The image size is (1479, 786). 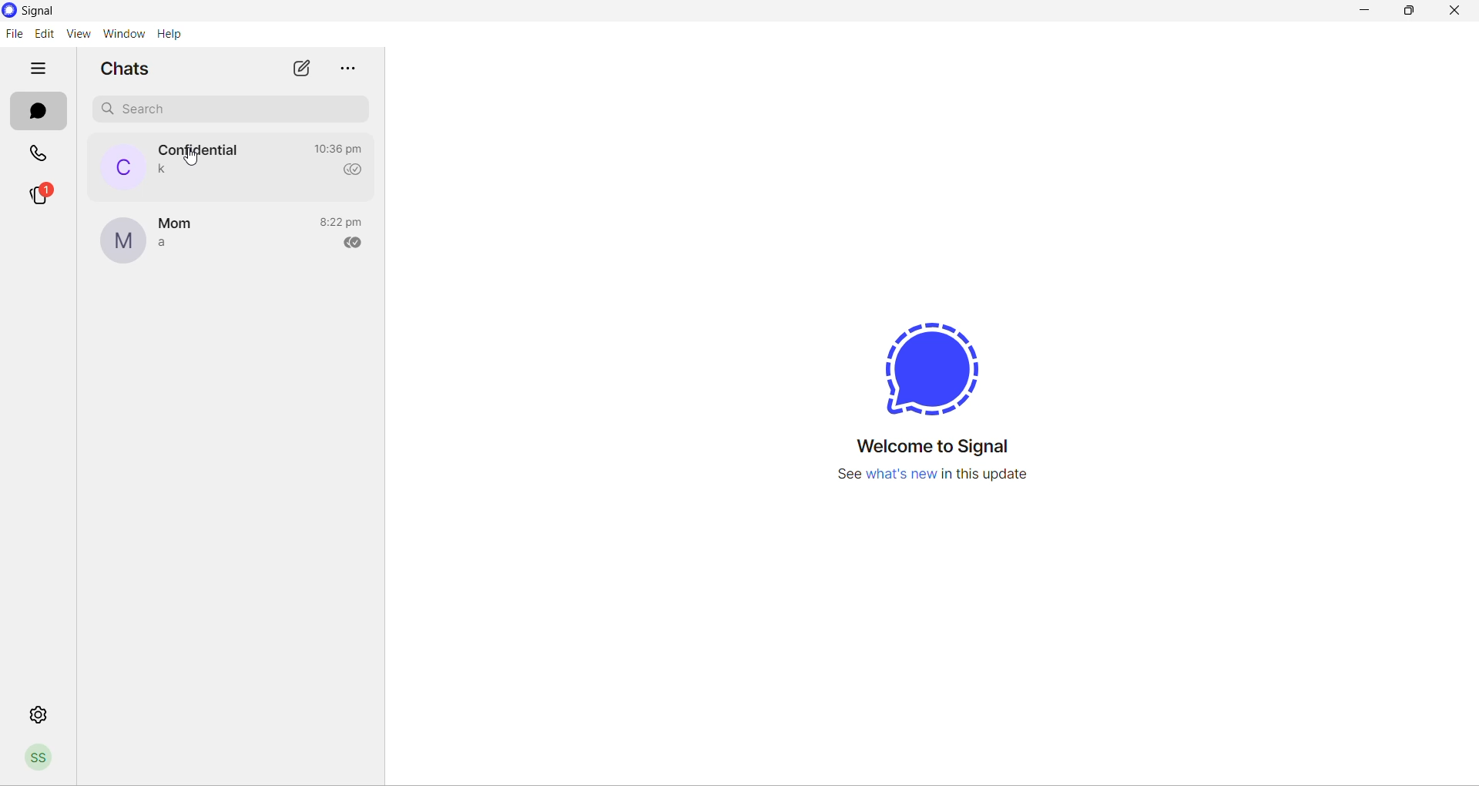 What do you see at coordinates (16, 35) in the screenshot?
I see `file` at bounding box center [16, 35].